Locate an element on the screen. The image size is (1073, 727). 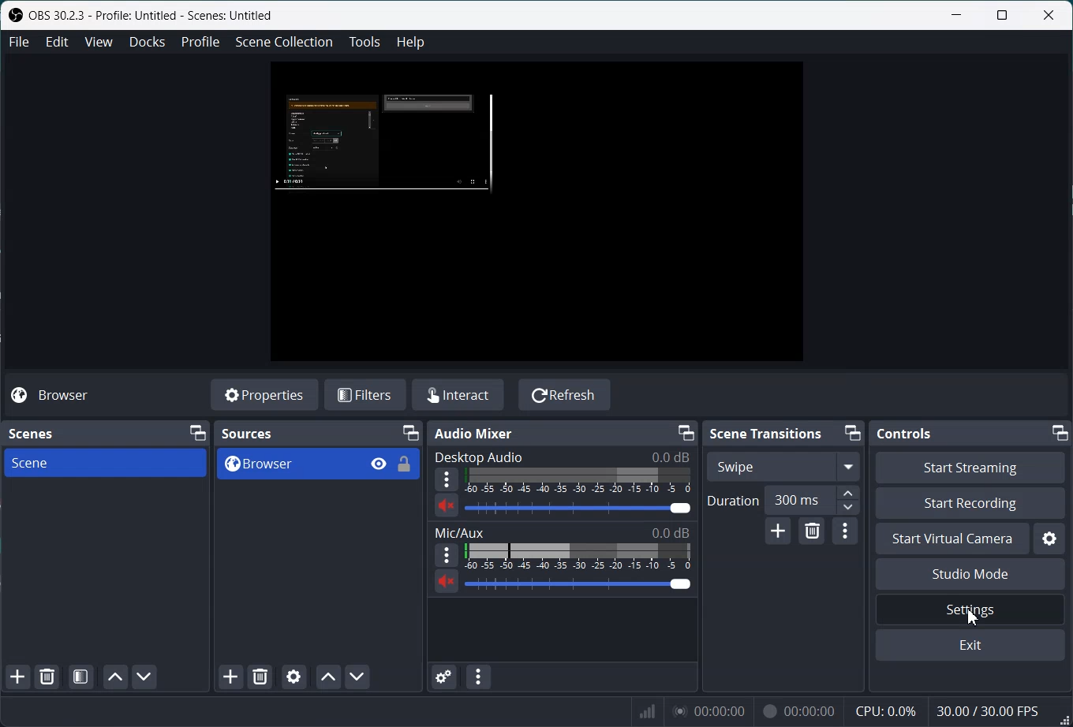
Help is located at coordinates (411, 42).